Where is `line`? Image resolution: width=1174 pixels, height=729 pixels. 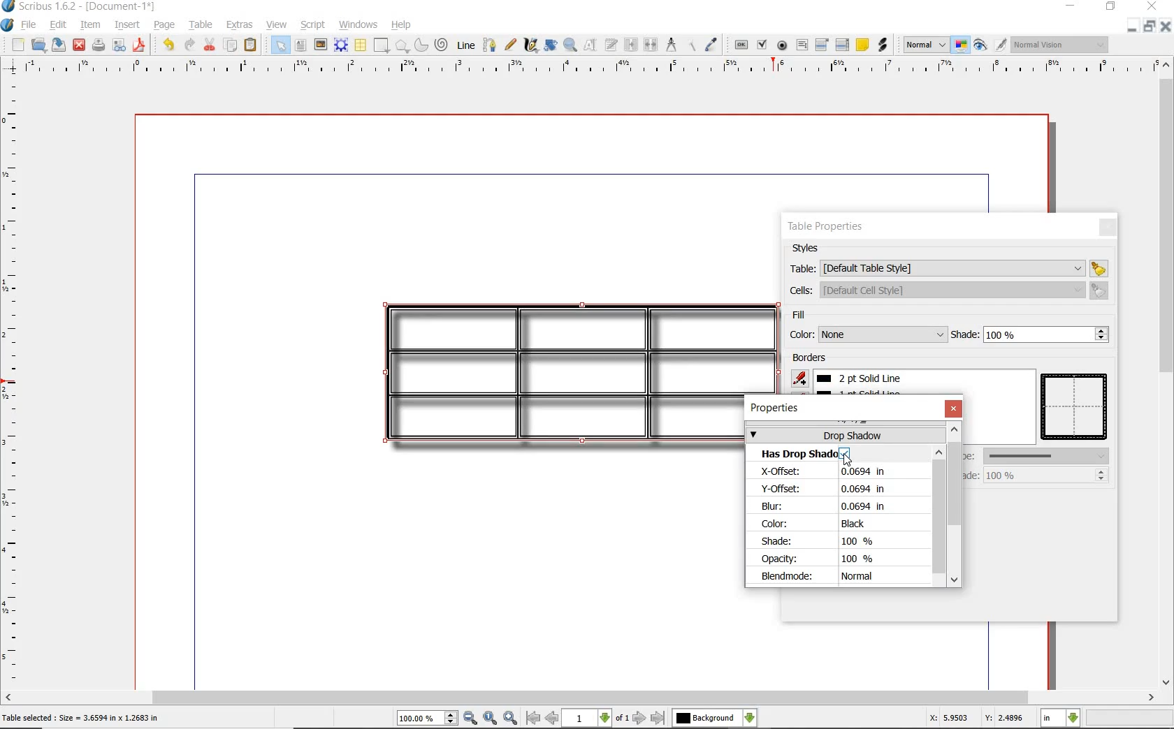
line is located at coordinates (465, 45).